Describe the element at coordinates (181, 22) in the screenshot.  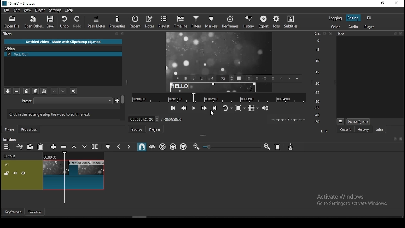
I see `timeline` at that location.